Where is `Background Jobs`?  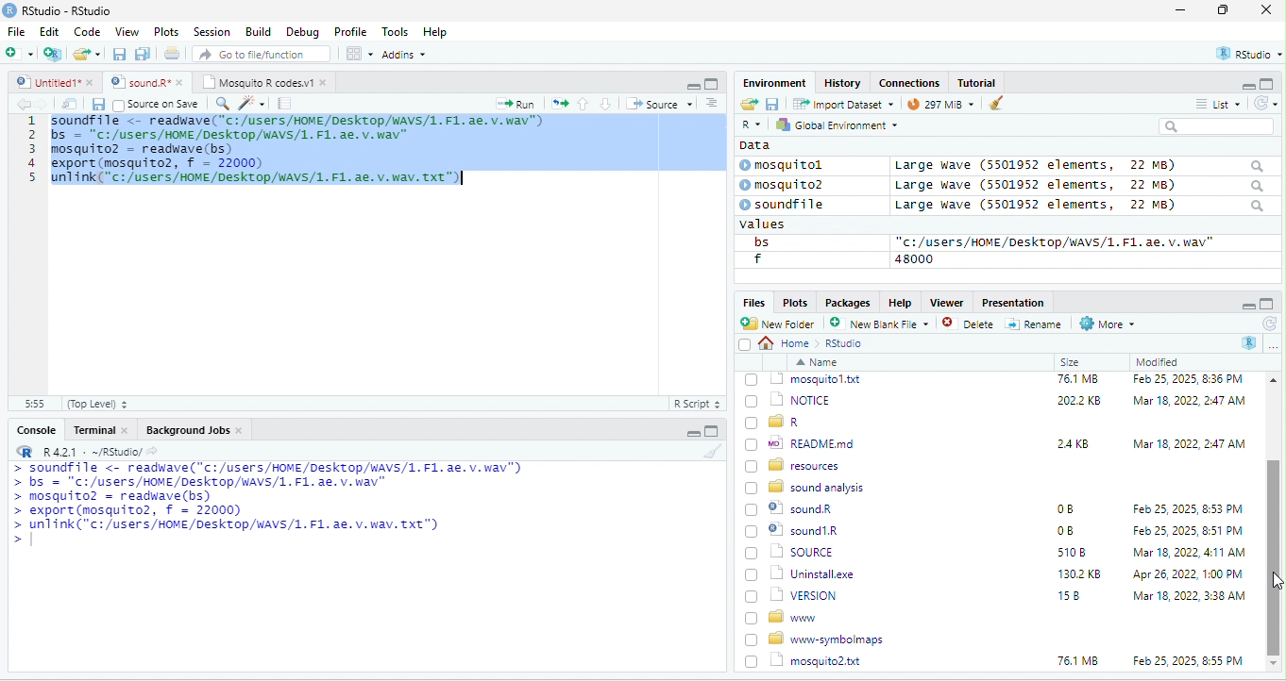 Background Jobs is located at coordinates (194, 429).